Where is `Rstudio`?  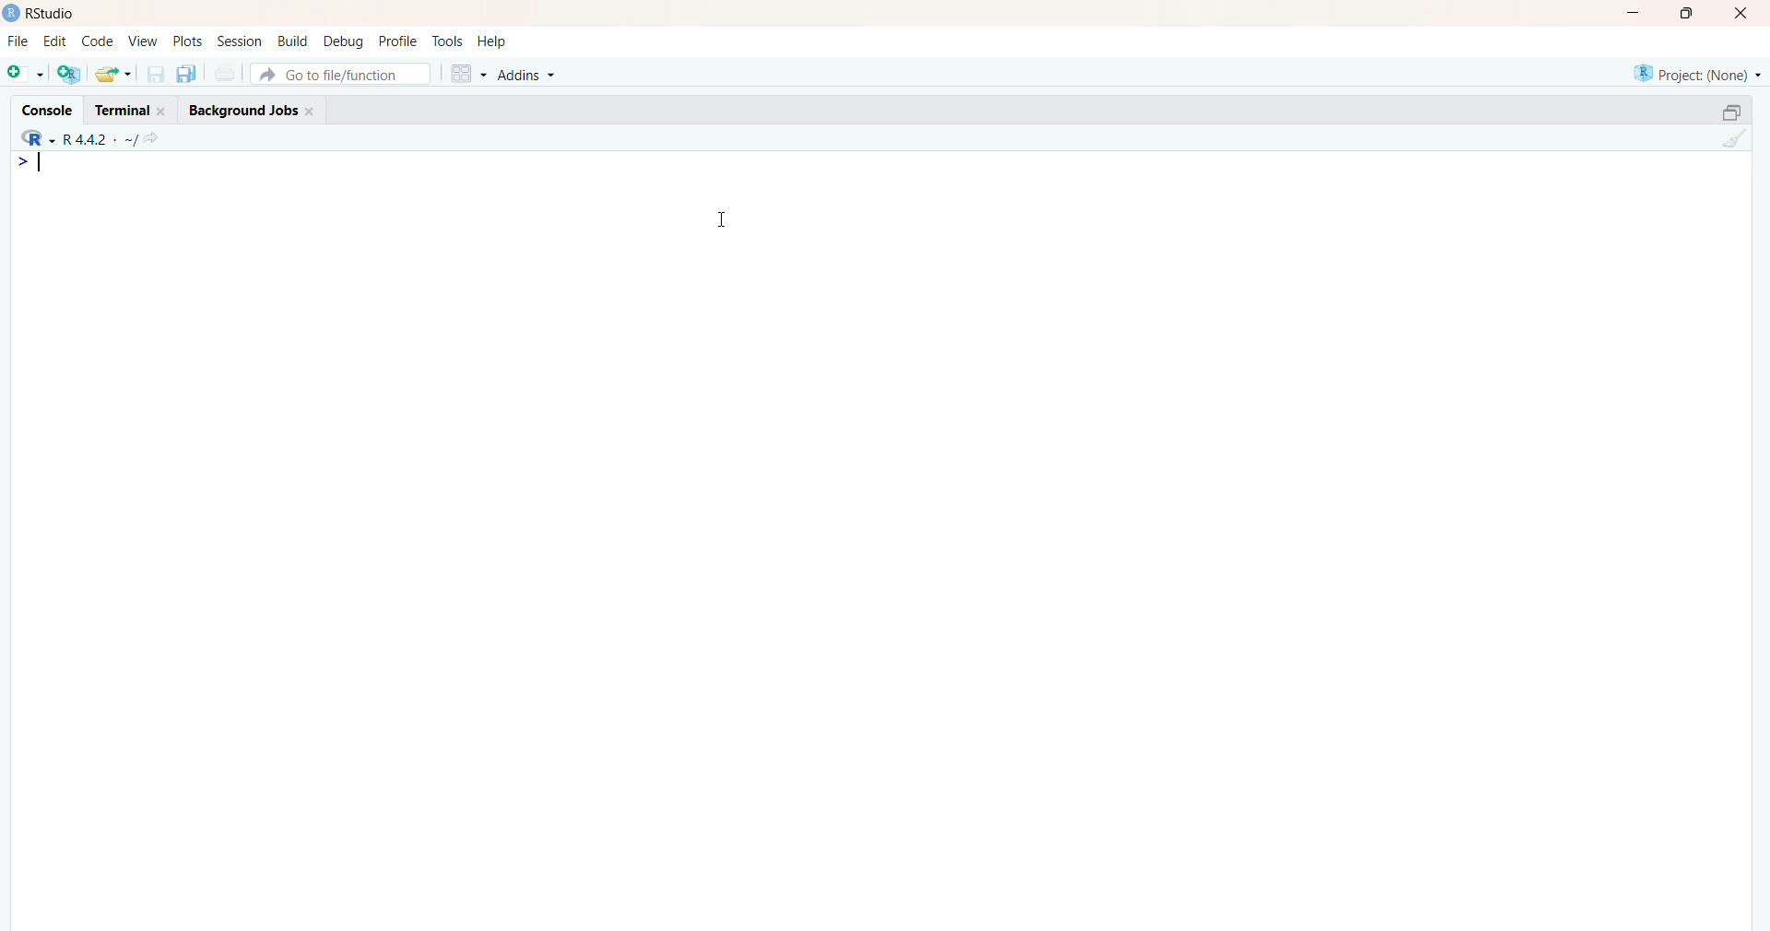 Rstudio is located at coordinates (41, 12).